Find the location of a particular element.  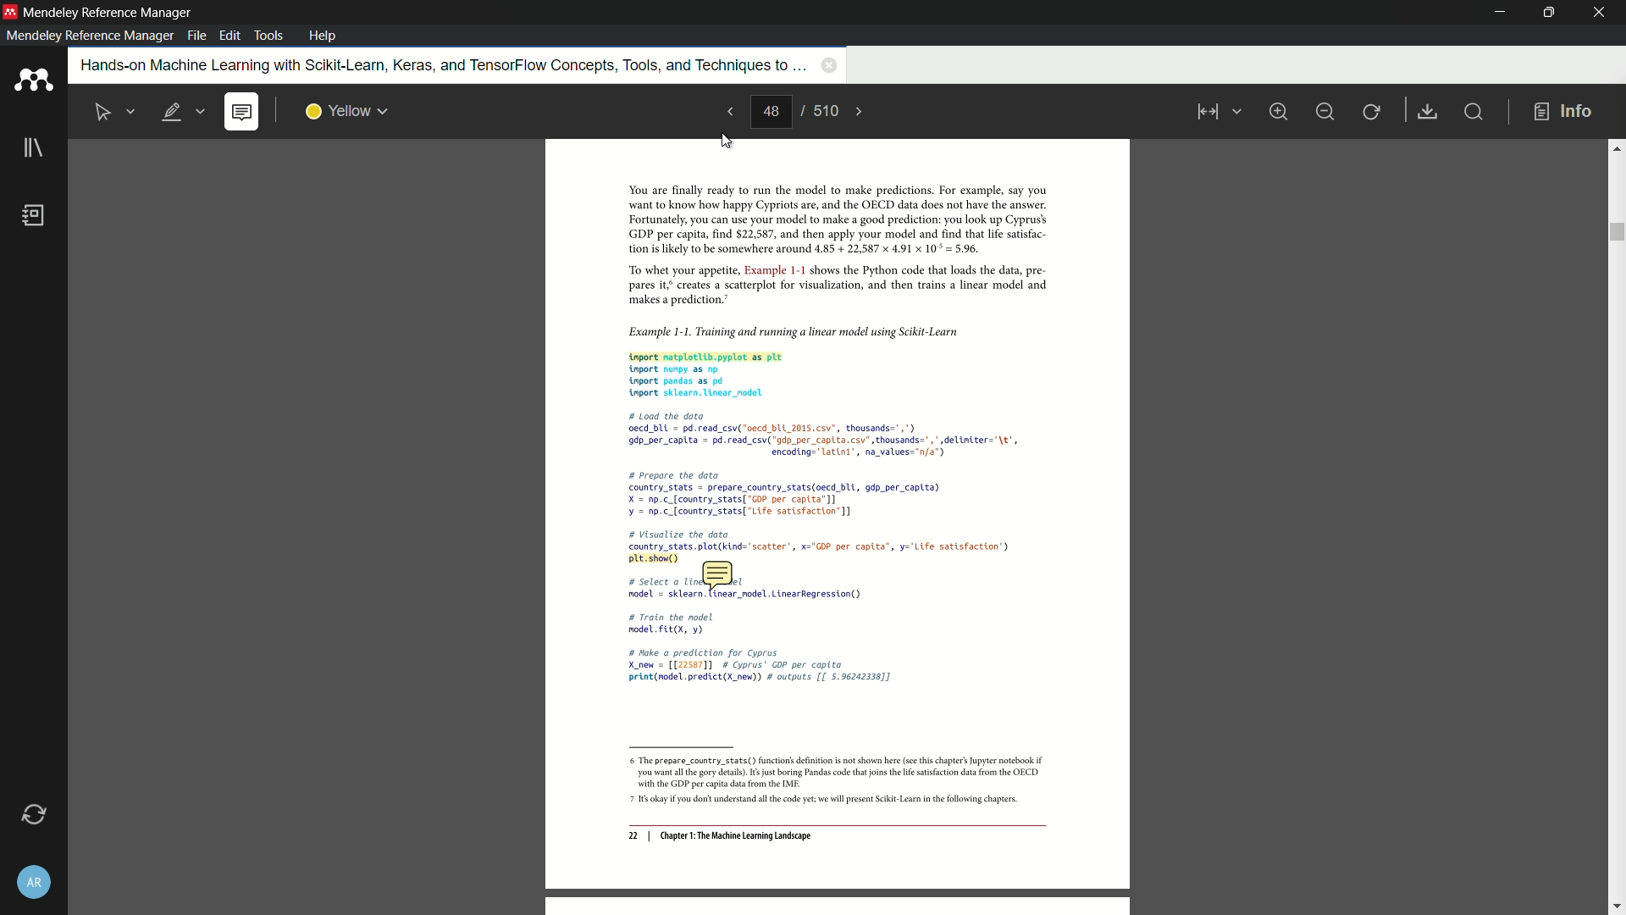

view mode is located at coordinates (1216, 112).